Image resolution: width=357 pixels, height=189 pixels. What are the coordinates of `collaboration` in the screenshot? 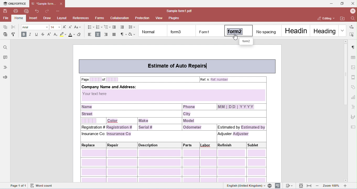 It's located at (120, 18).